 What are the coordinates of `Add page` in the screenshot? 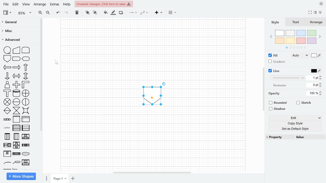 It's located at (73, 178).